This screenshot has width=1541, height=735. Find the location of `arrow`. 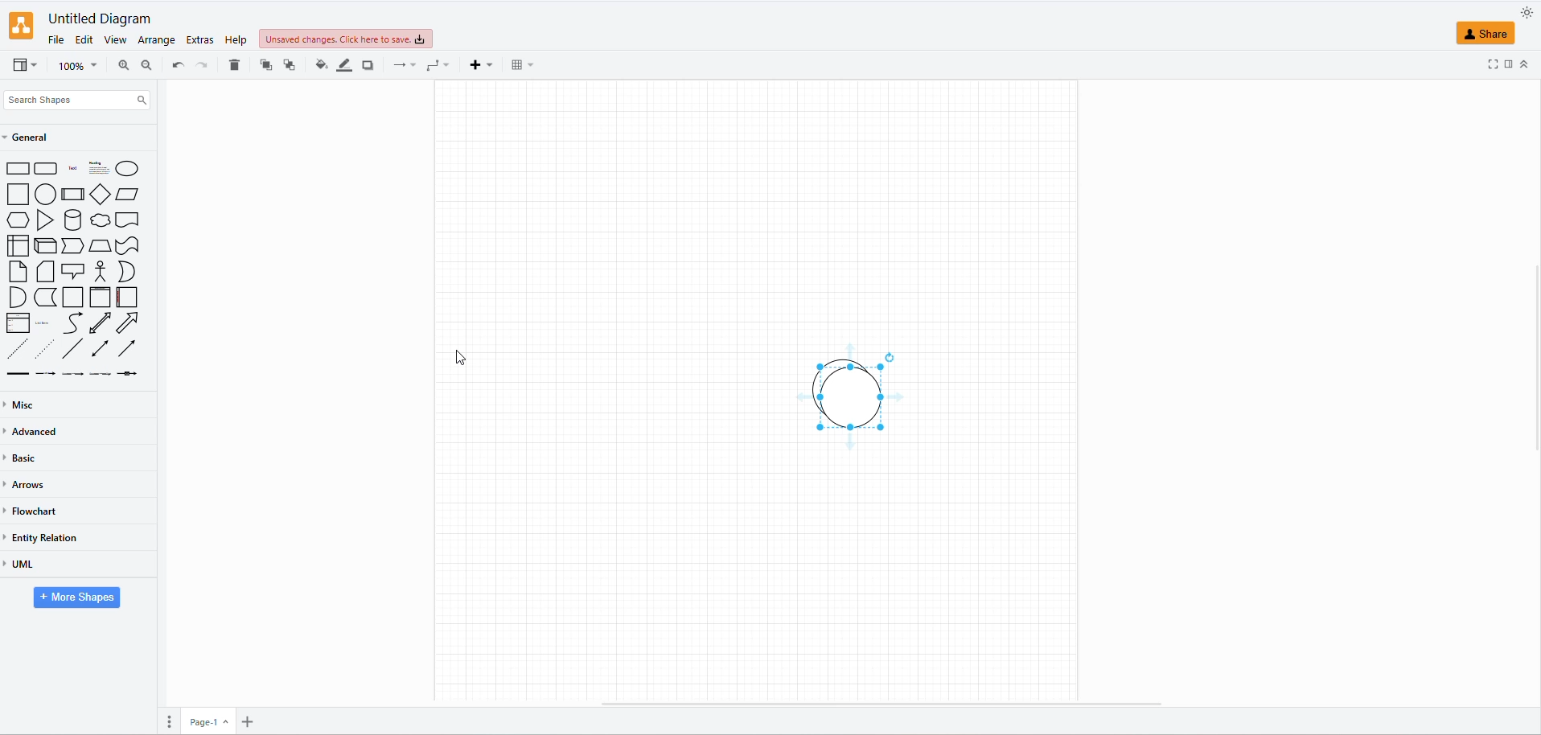

arrow is located at coordinates (93, 376).